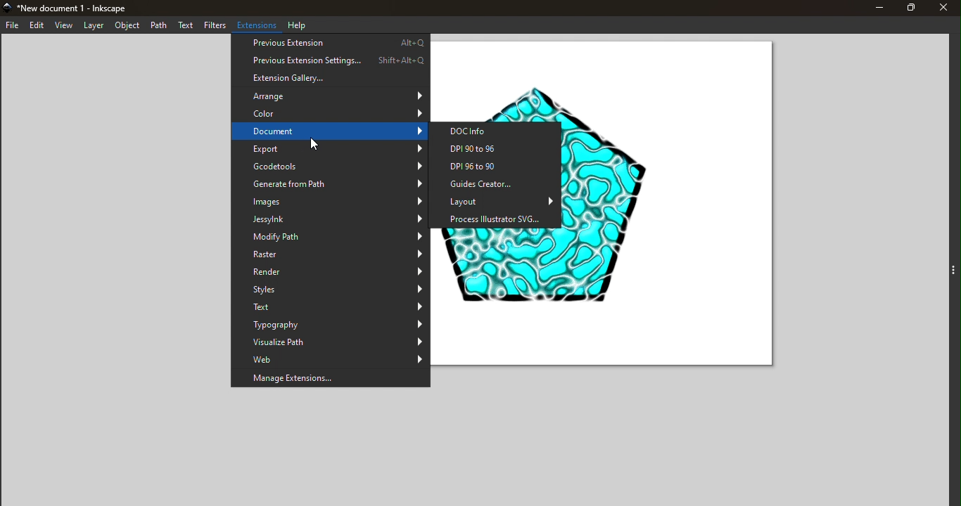  Describe the element at coordinates (330, 112) in the screenshot. I see `Color` at that location.